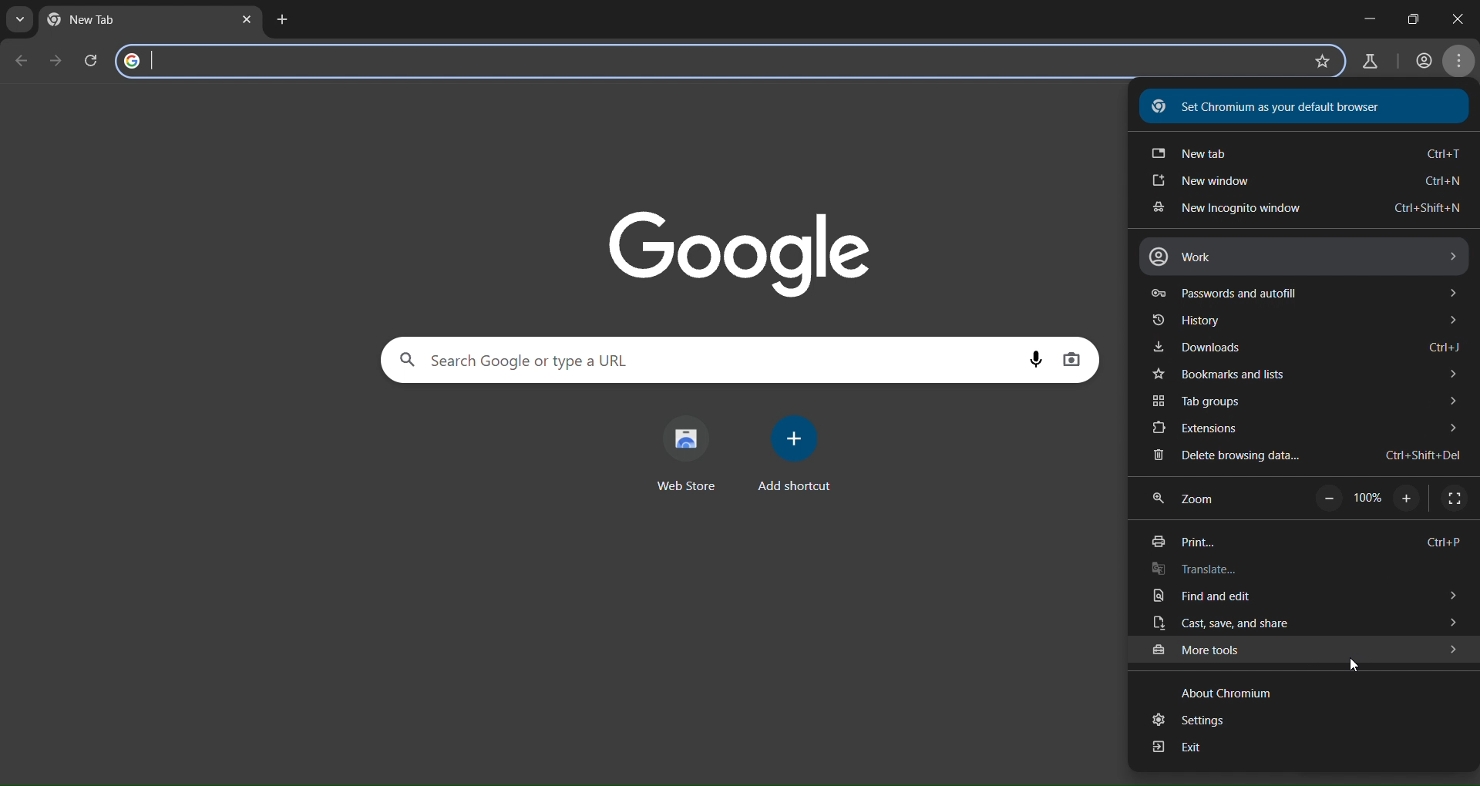  What do you see at coordinates (1307, 349) in the screenshot?
I see `downloads` at bounding box center [1307, 349].